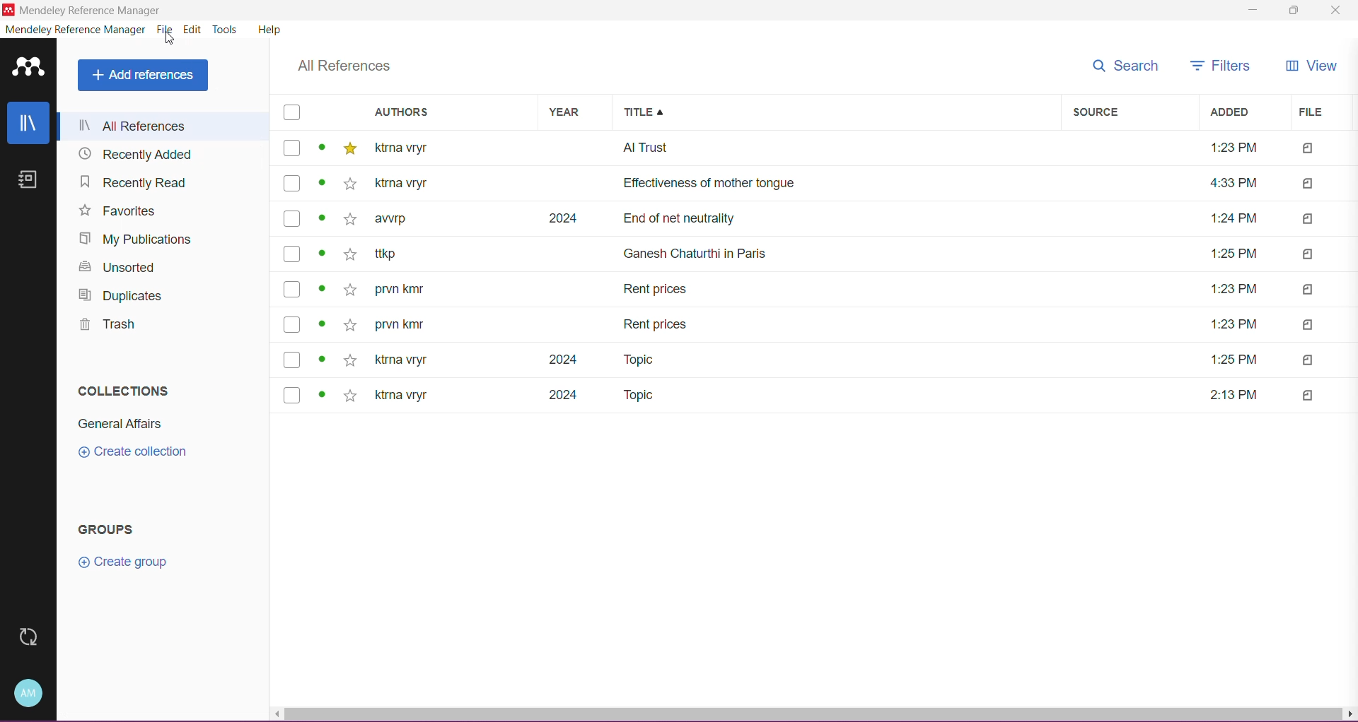 This screenshot has height=722, width=1358. Describe the element at coordinates (104, 528) in the screenshot. I see `Groups` at that location.